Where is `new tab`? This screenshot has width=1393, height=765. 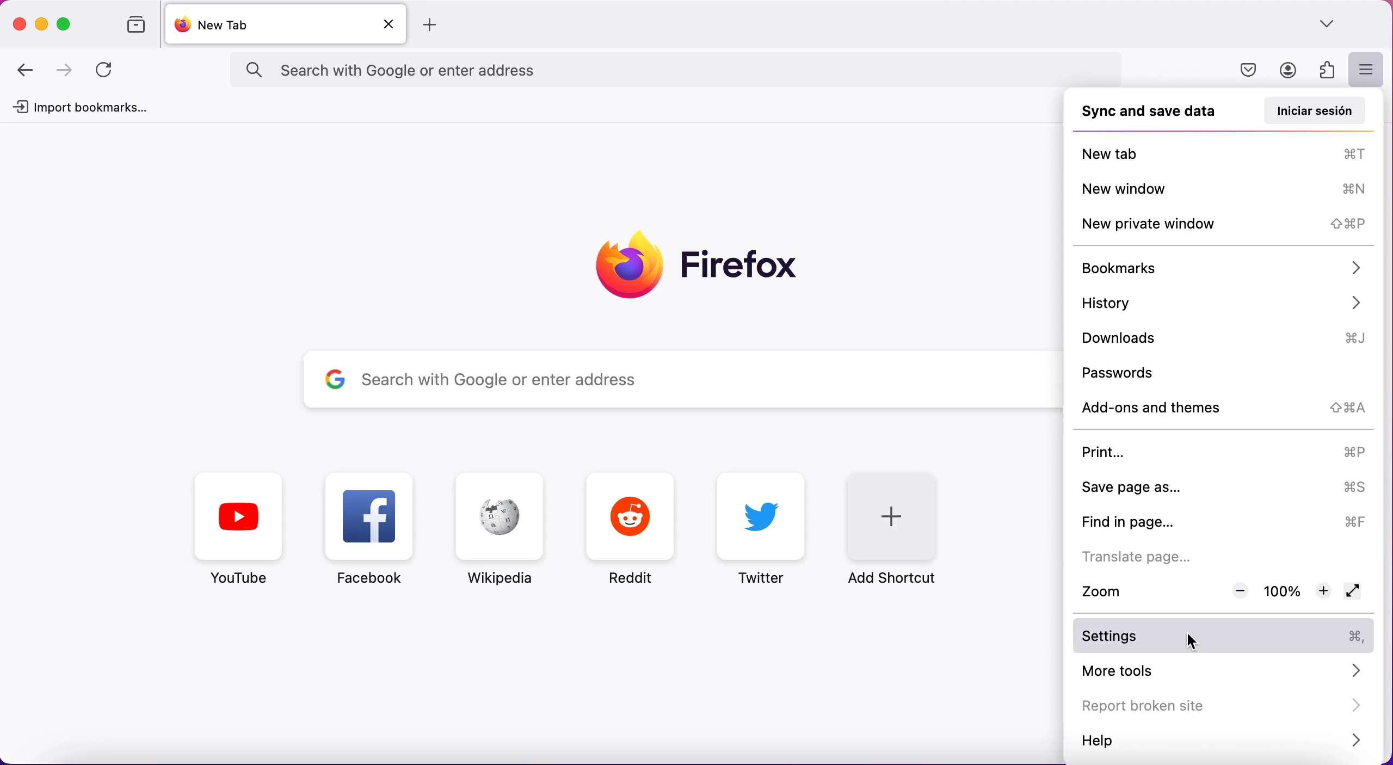
new tab is located at coordinates (1226, 151).